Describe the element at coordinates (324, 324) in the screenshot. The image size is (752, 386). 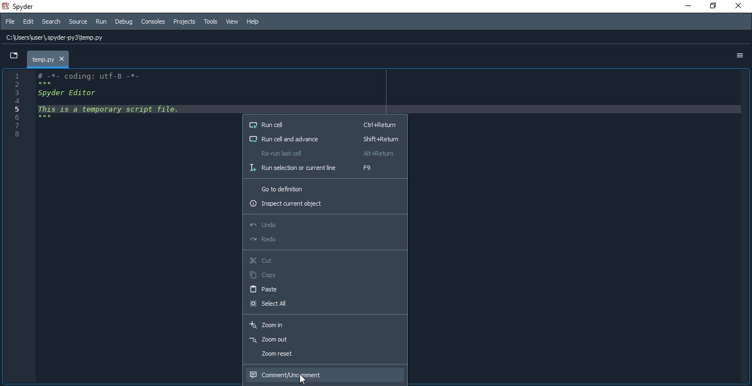
I see `Zoom in` at that location.